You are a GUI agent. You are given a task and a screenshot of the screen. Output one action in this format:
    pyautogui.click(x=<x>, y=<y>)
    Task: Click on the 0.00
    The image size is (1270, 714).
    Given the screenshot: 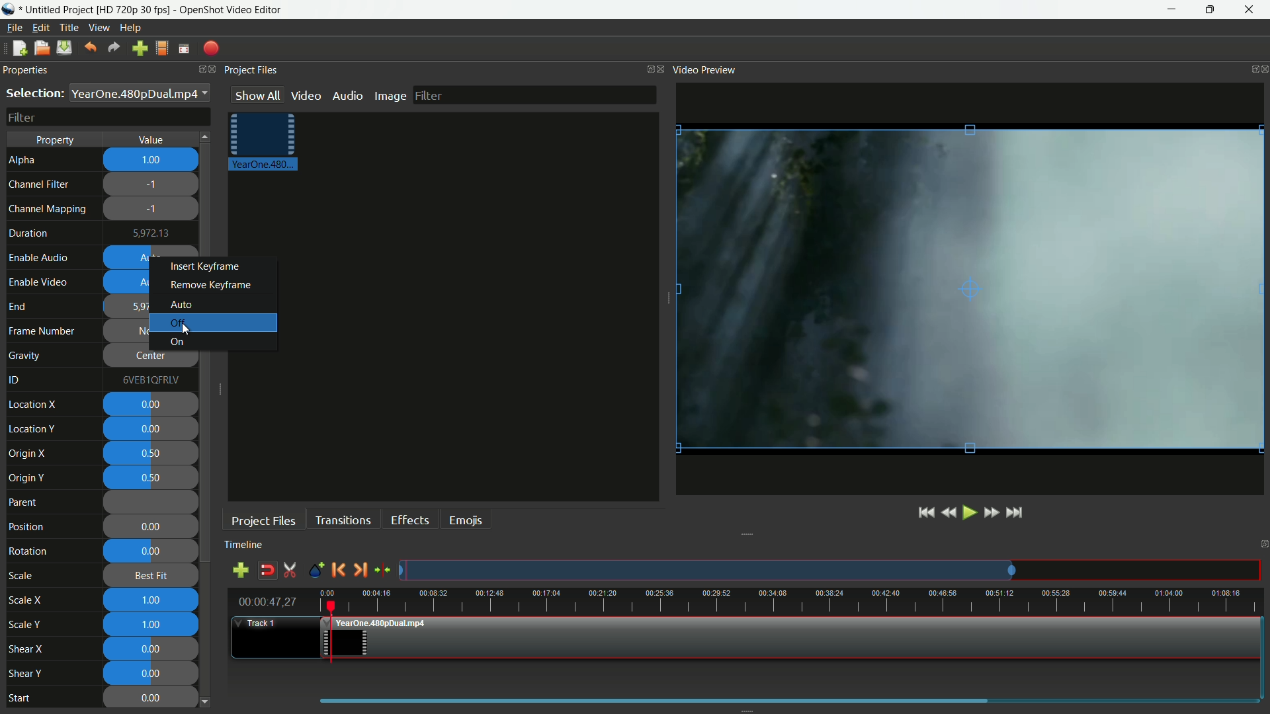 What is the action you would take?
    pyautogui.click(x=152, y=429)
    